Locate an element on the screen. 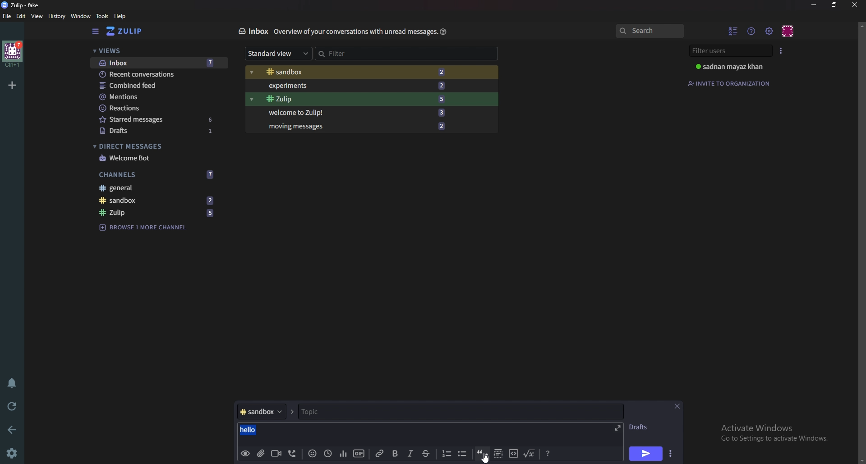 The width and height of the screenshot is (866, 464). Moving messages  is located at coordinates (300, 128).